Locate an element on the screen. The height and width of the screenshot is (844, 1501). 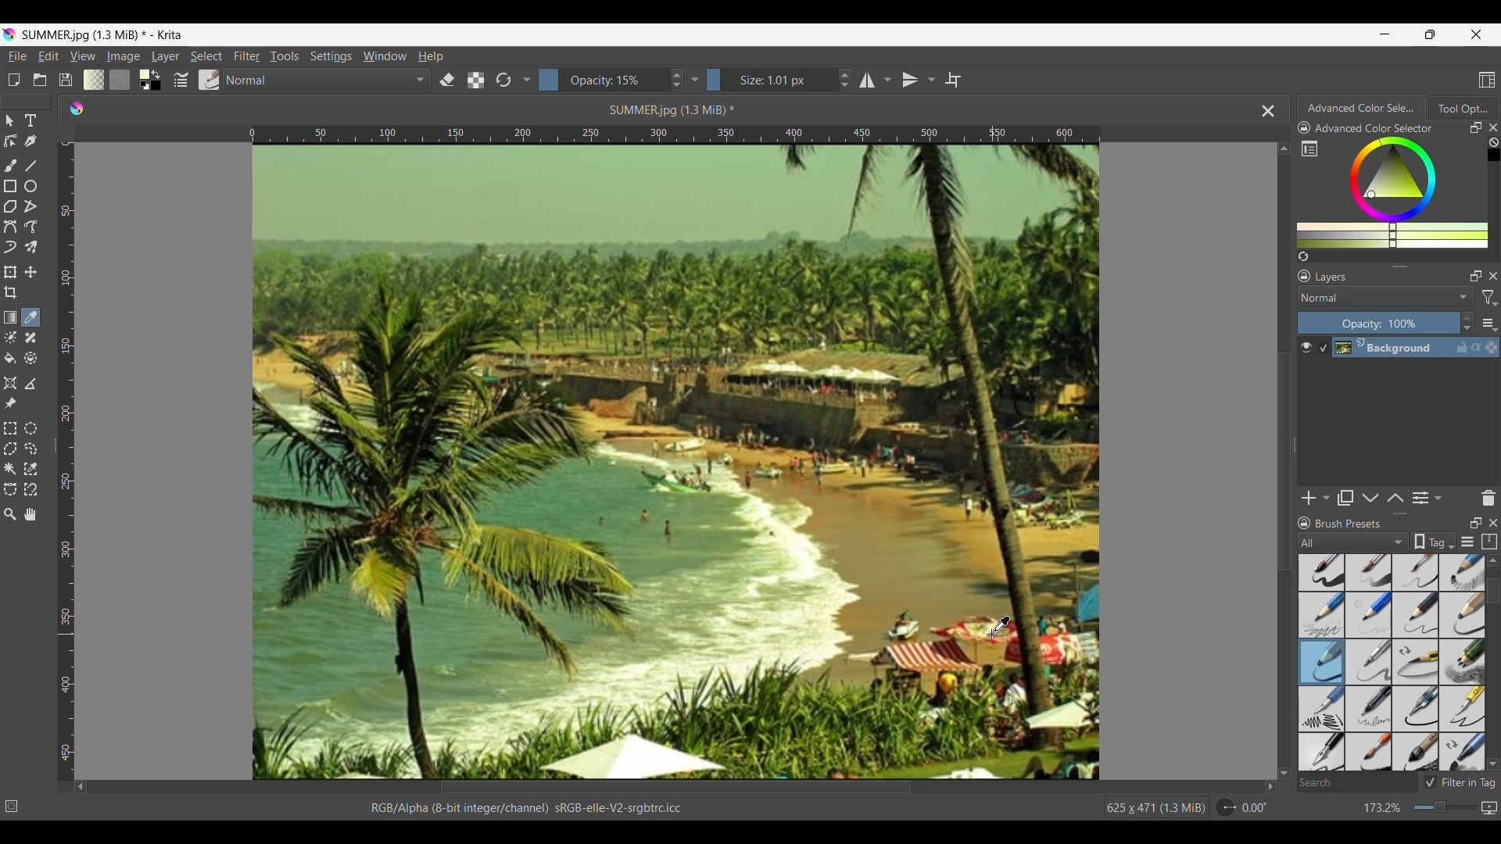
Contiguous selection tool is located at coordinates (9, 470).